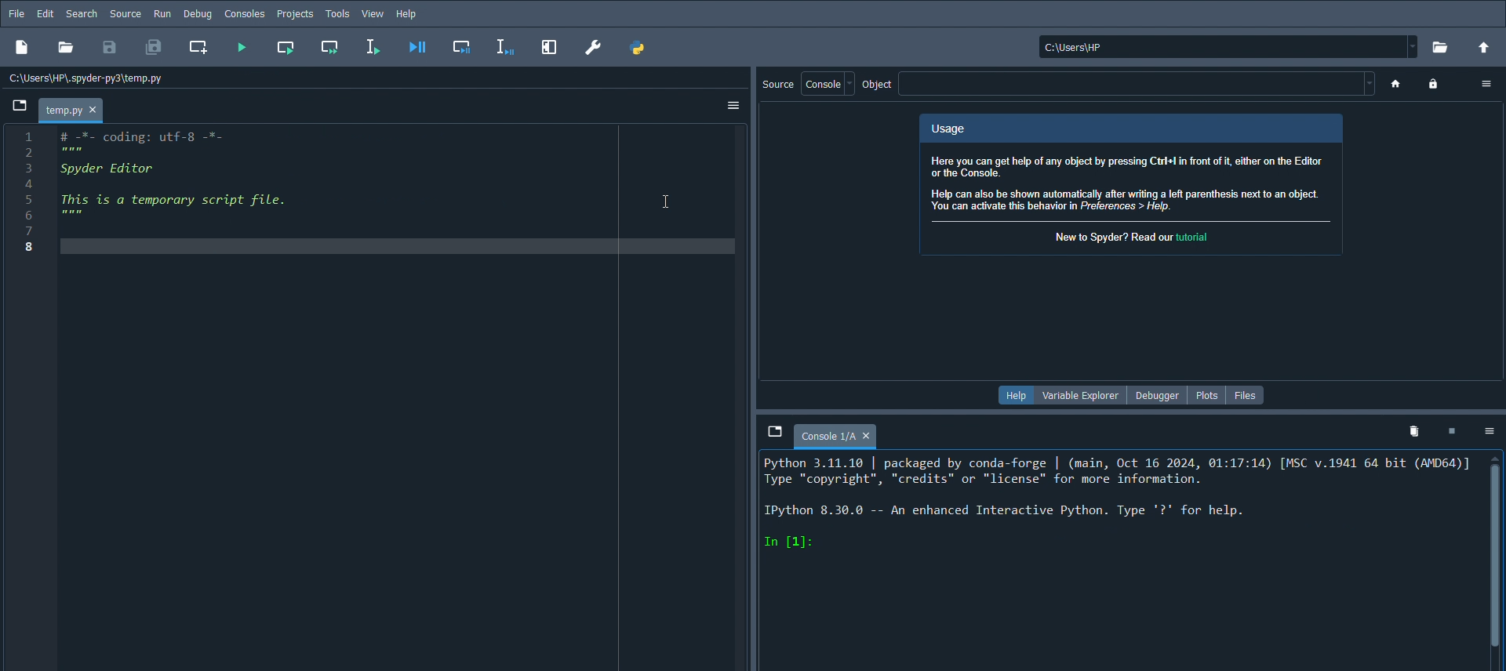 The height and width of the screenshot is (671, 1506). I want to click on File, so click(15, 13).